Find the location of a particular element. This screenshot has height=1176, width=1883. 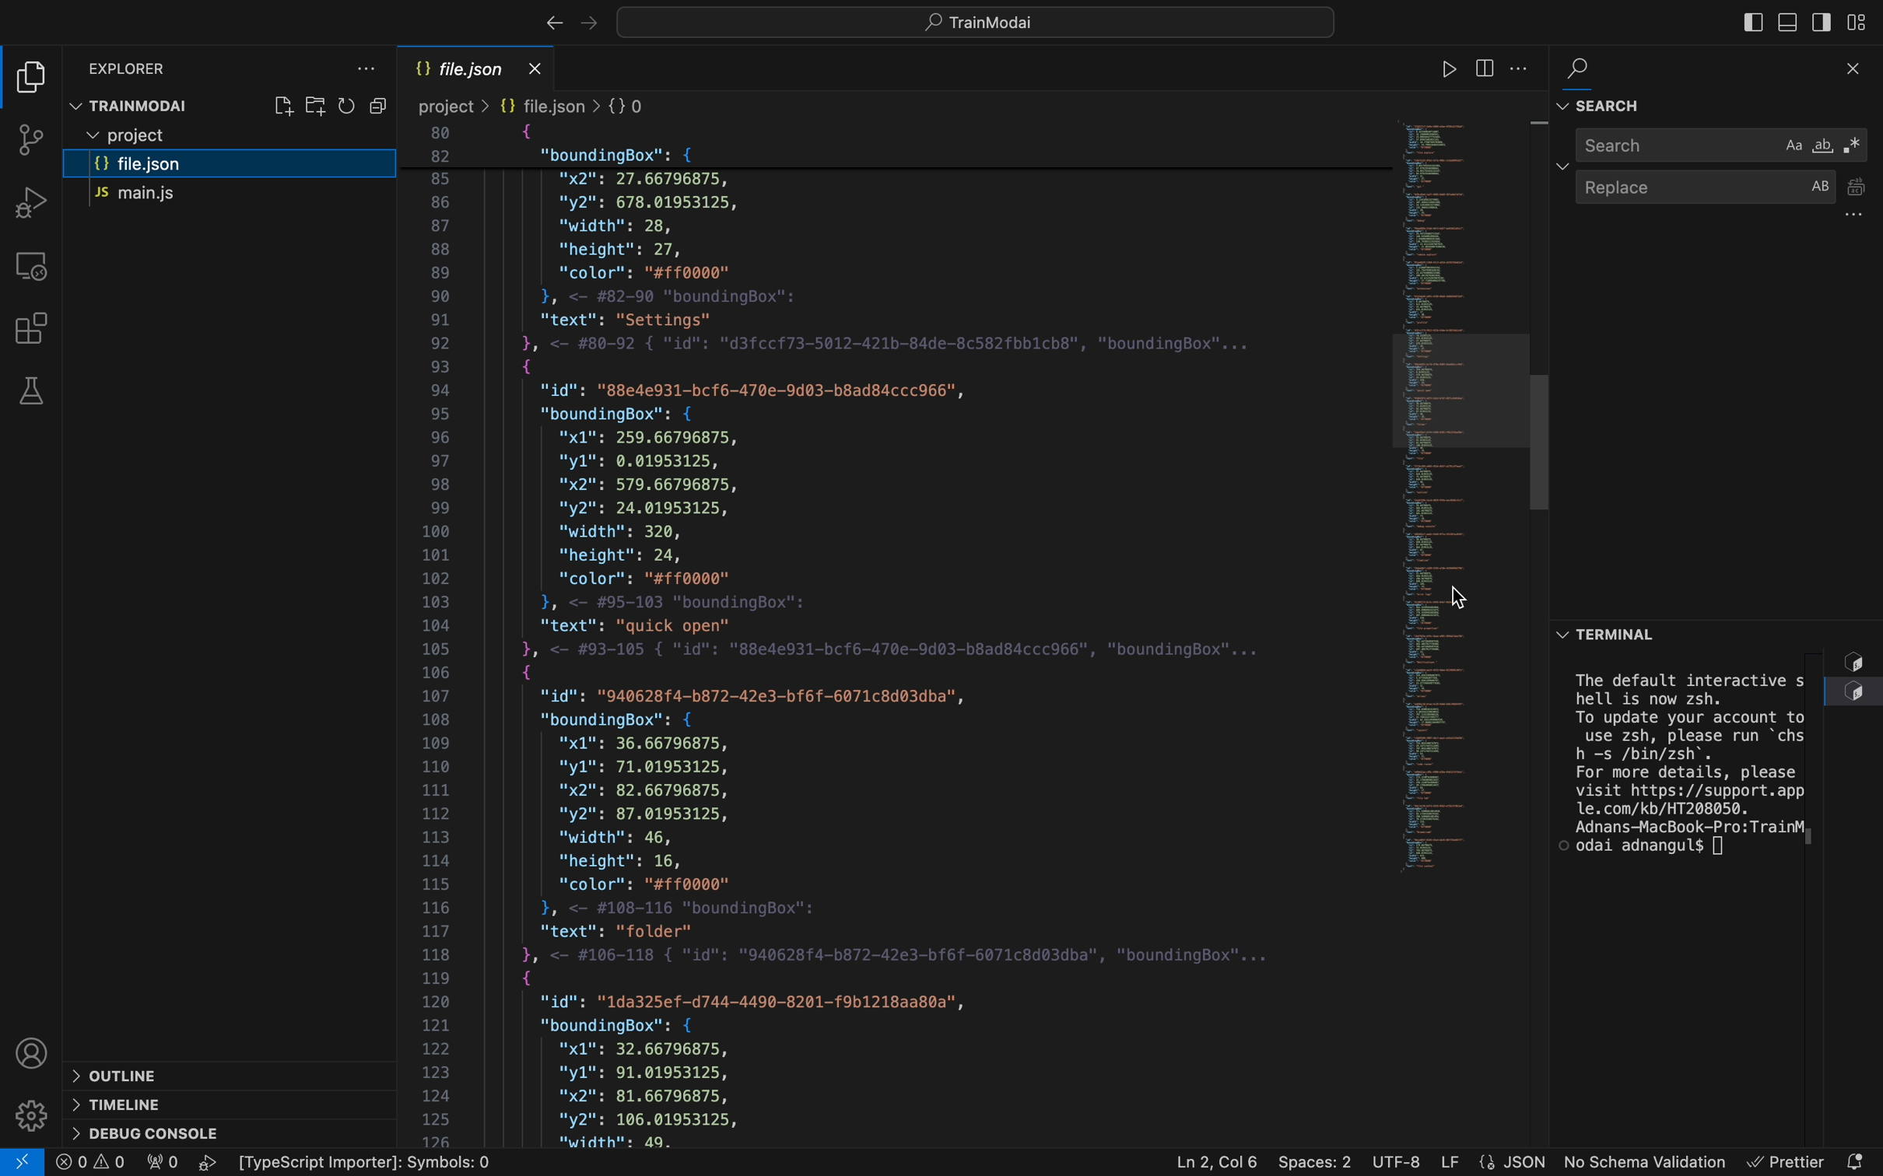

search is located at coordinates (1723, 145).